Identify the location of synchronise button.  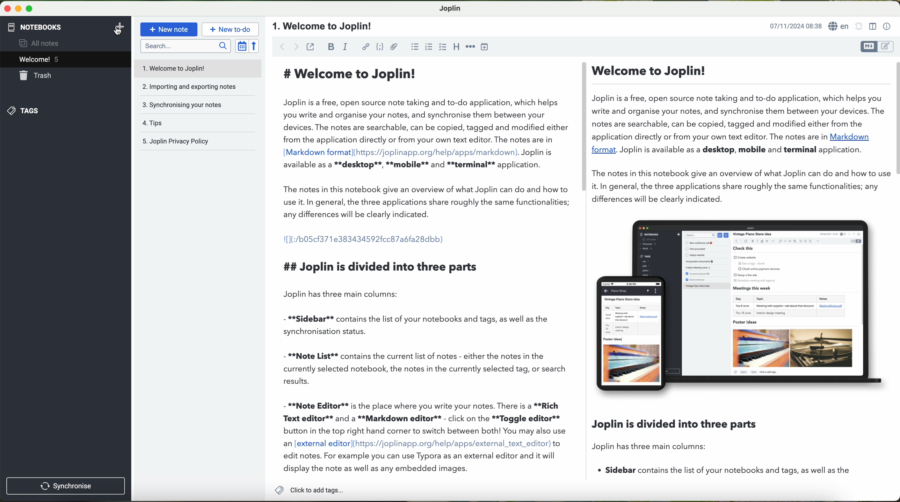
(65, 486).